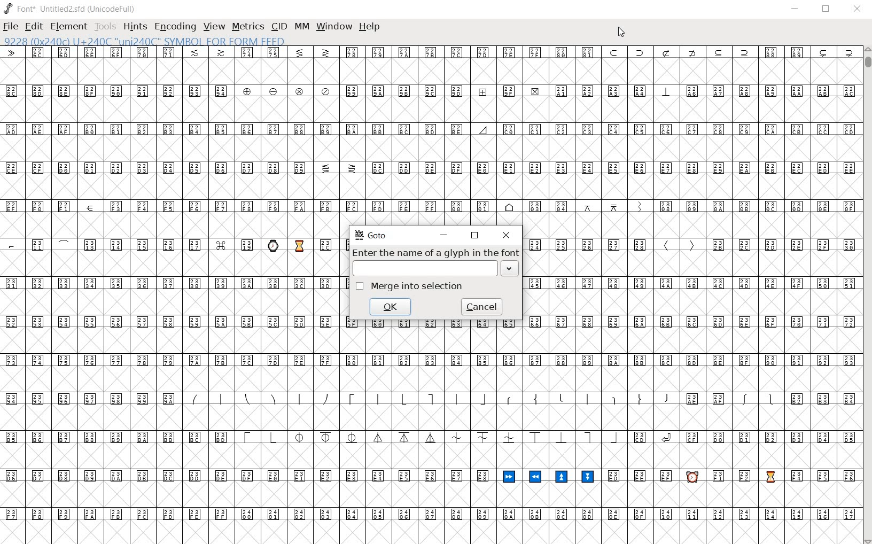  What do you see at coordinates (506, 236) in the screenshot?
I see `close` at bounding box center [506, 236].